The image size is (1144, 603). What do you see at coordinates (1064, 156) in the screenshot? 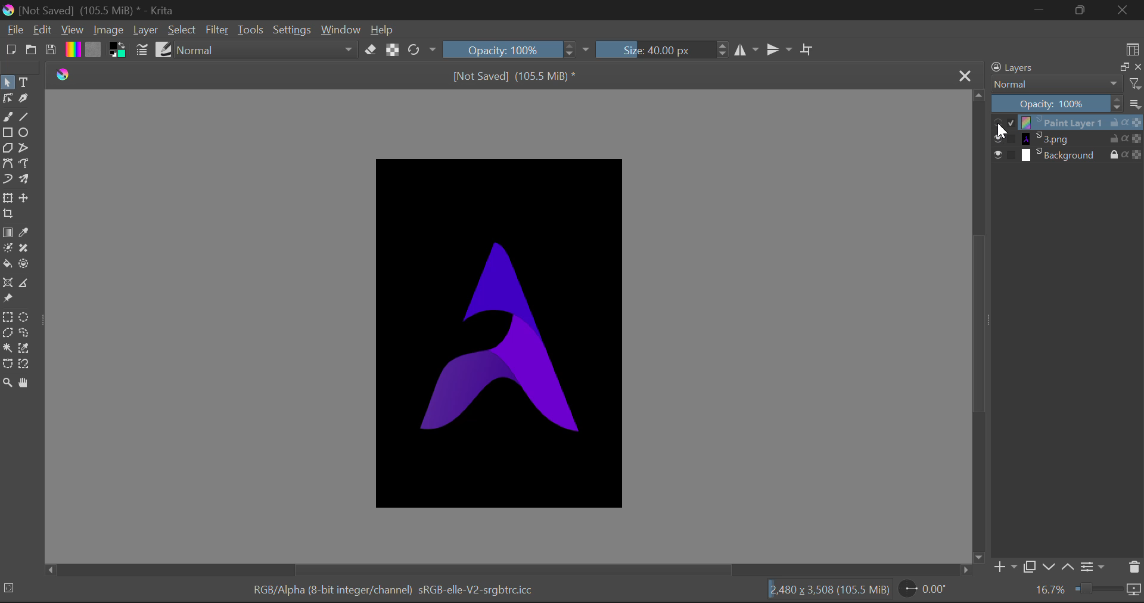
I see `Background` at bounding box center [1064, 156].